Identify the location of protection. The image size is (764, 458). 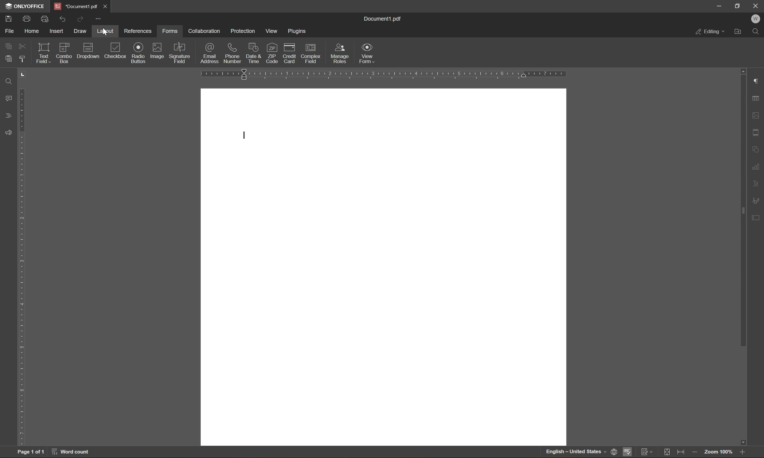
(243, 30).